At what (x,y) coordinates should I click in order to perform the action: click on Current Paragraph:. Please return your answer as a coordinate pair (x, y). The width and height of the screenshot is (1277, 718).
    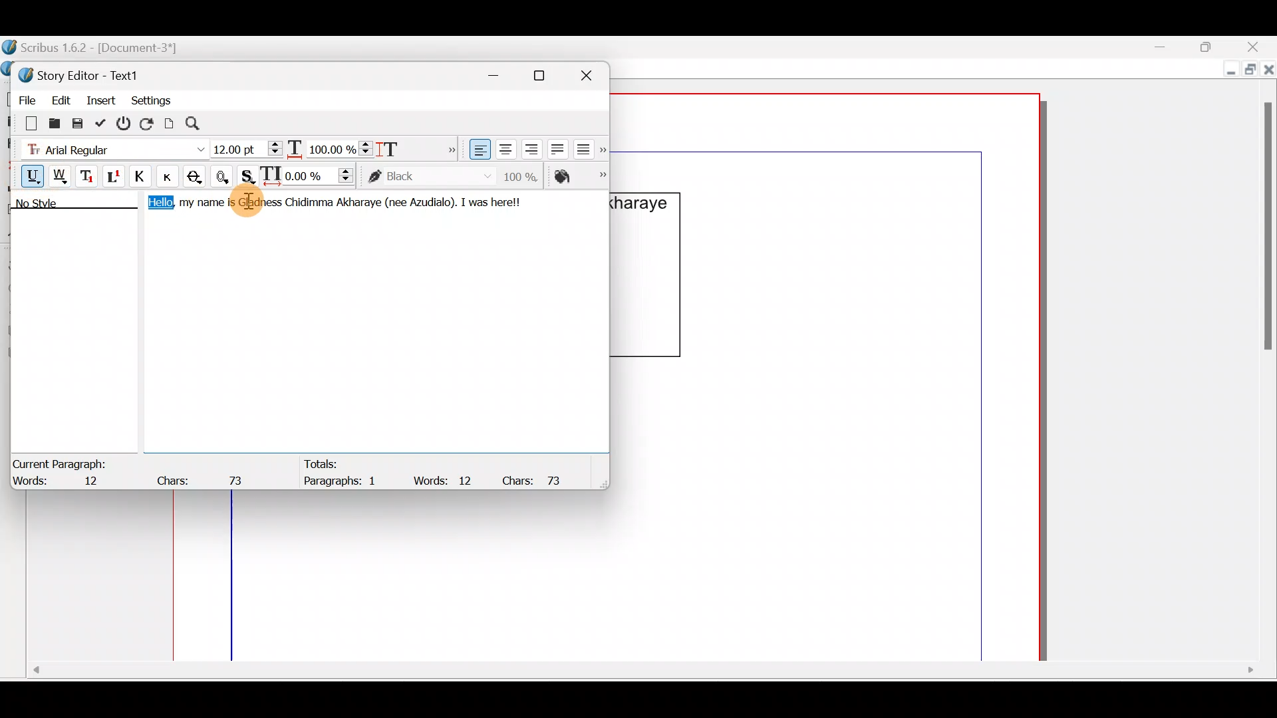
    Looking at the image, I should click on (61, 462).